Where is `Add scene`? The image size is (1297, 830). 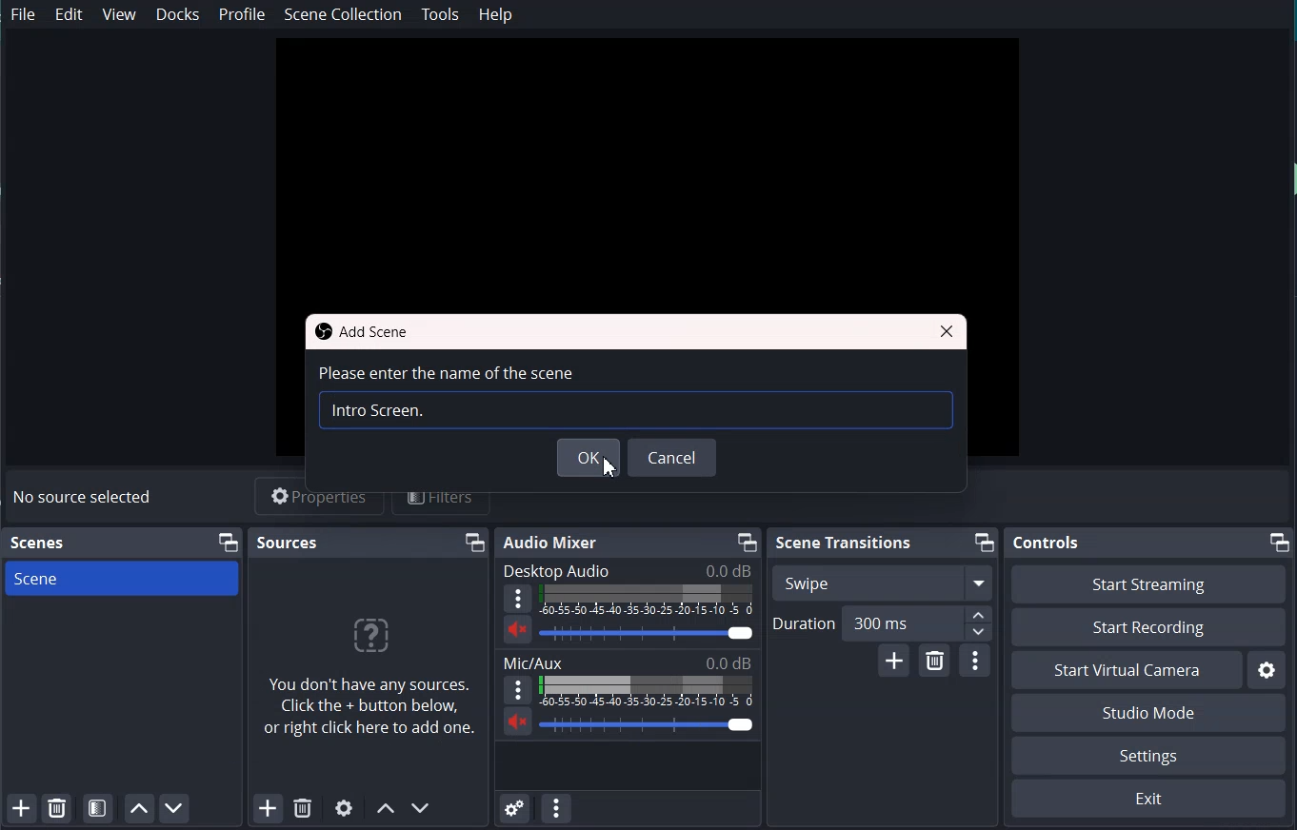
Add scene is located at coordinates (20, 808).